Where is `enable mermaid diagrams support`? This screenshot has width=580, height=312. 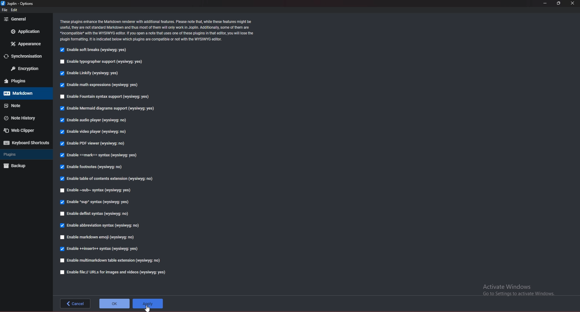 enable mermaid diagrams support is located at coordinates (107, 109).